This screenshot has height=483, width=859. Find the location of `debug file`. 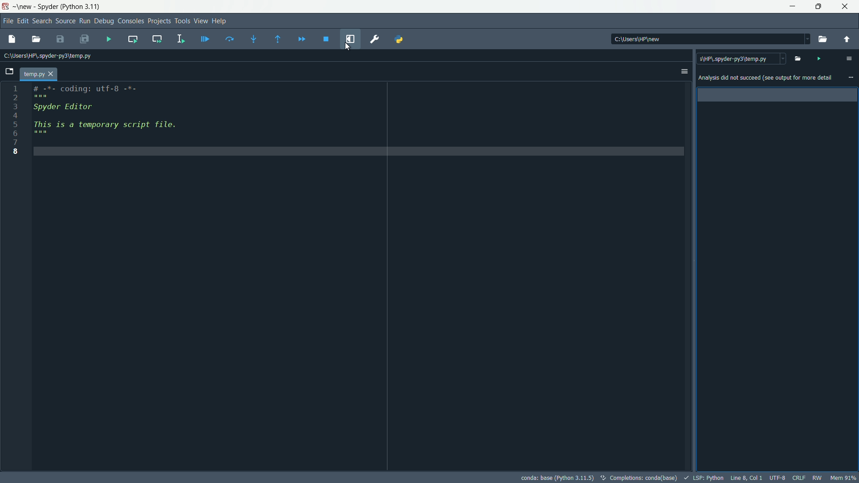

debug file is located at coordinates (205, 39).